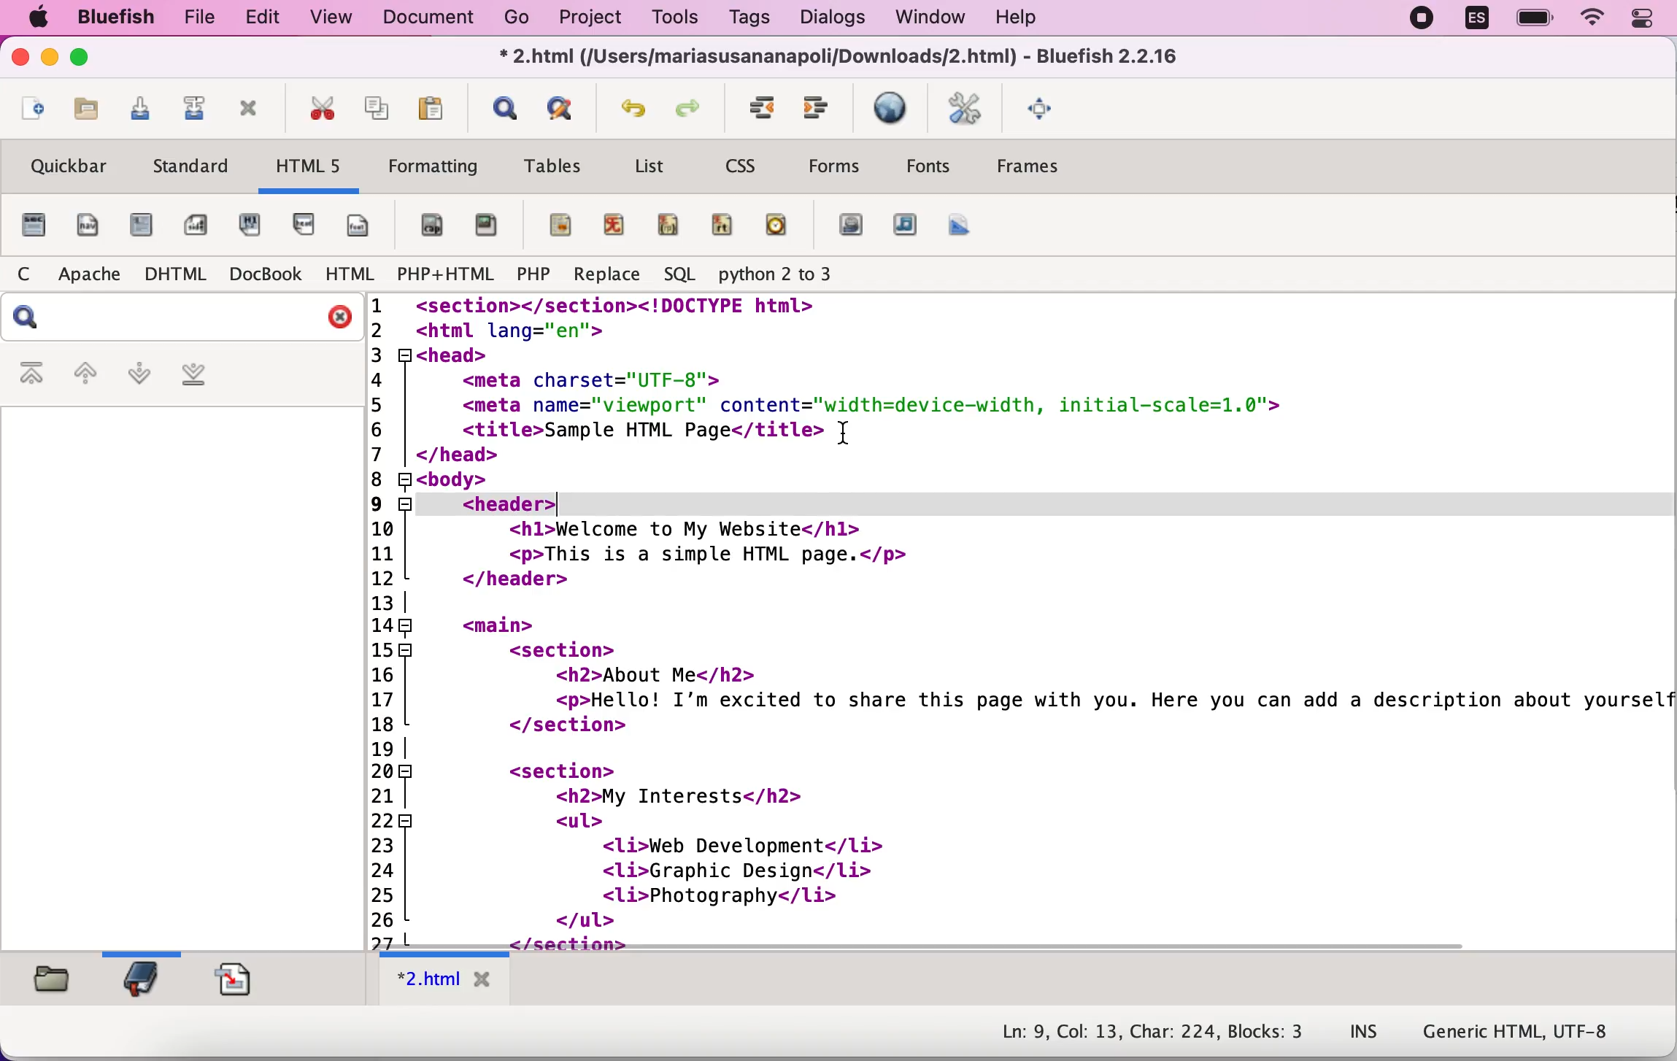 This screenshot has height=1061, width=1677. What do you see at coordinates (180, 318) in the screenshot?
I see `search` at bounding box center [180, 318].